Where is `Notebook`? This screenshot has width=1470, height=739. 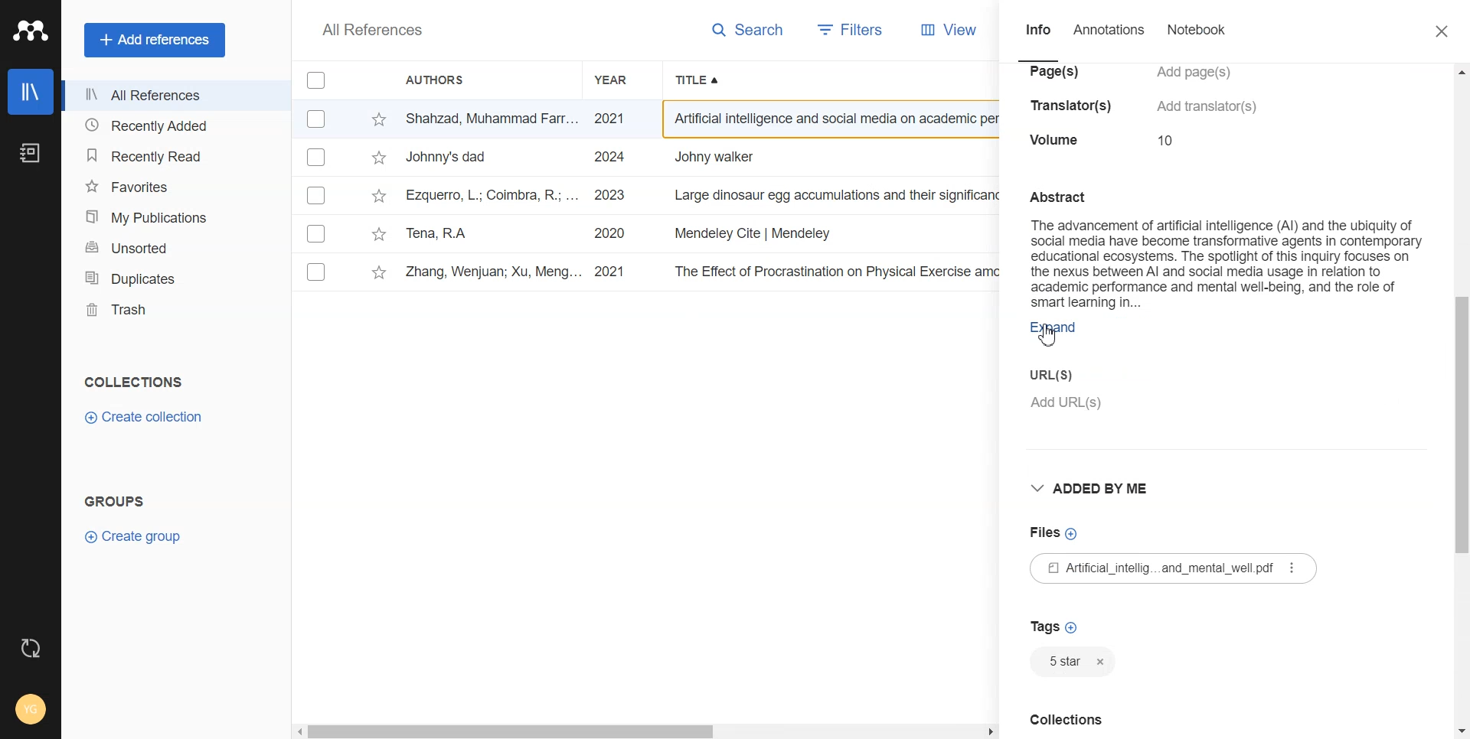 Notebook is located at coordinates (31, 153).